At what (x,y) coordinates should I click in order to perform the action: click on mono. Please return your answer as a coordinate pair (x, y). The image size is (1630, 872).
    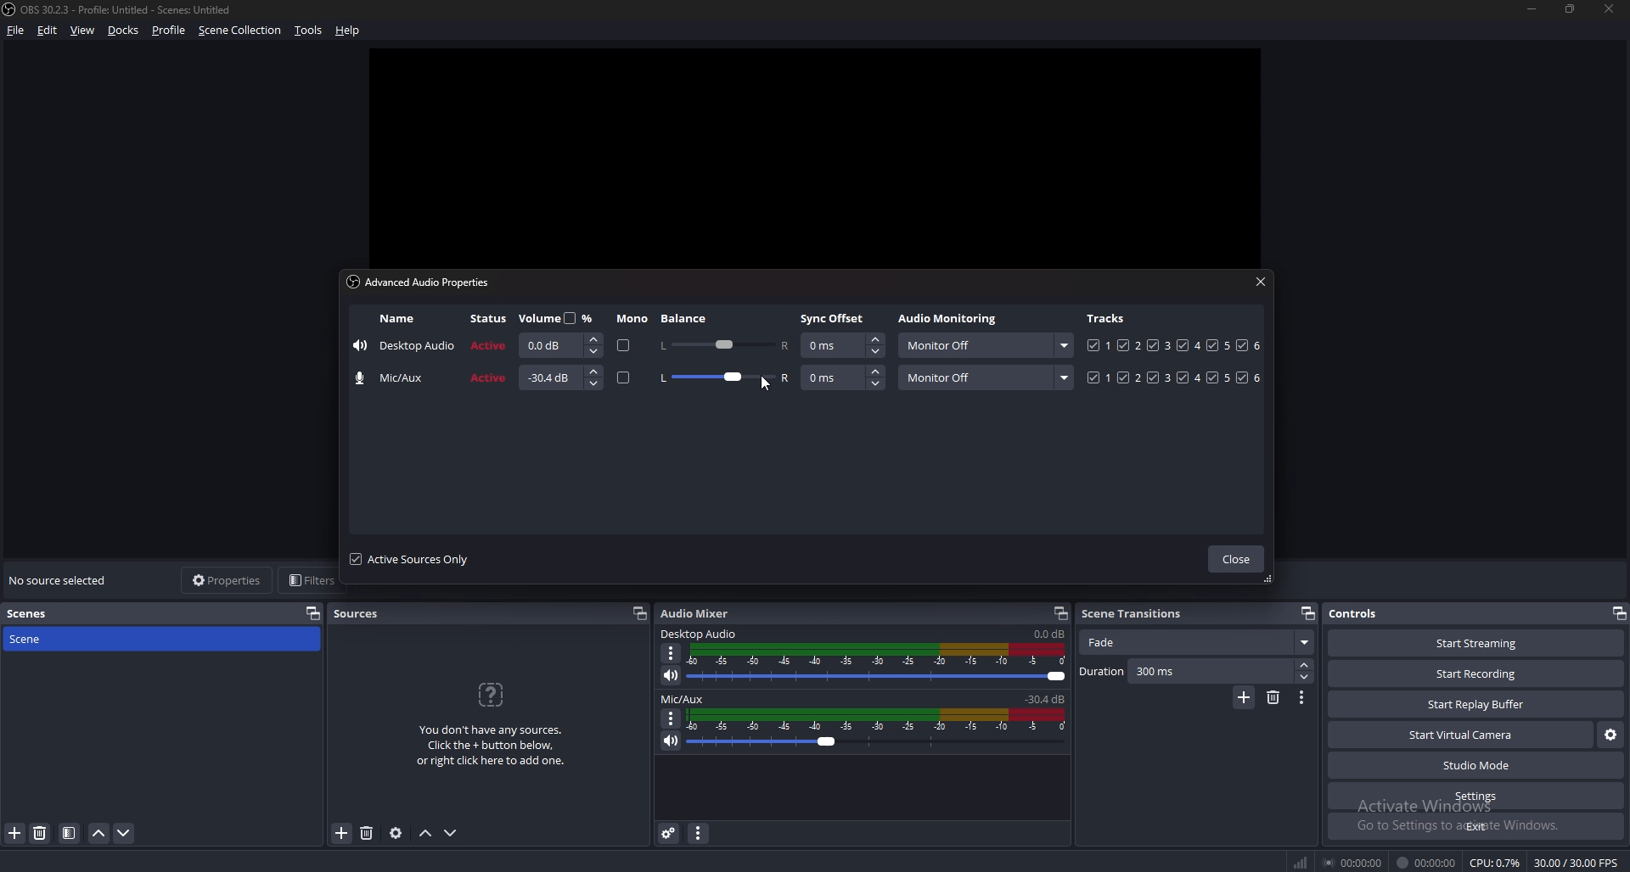
    Looking at the image, I should click on (626, 348).